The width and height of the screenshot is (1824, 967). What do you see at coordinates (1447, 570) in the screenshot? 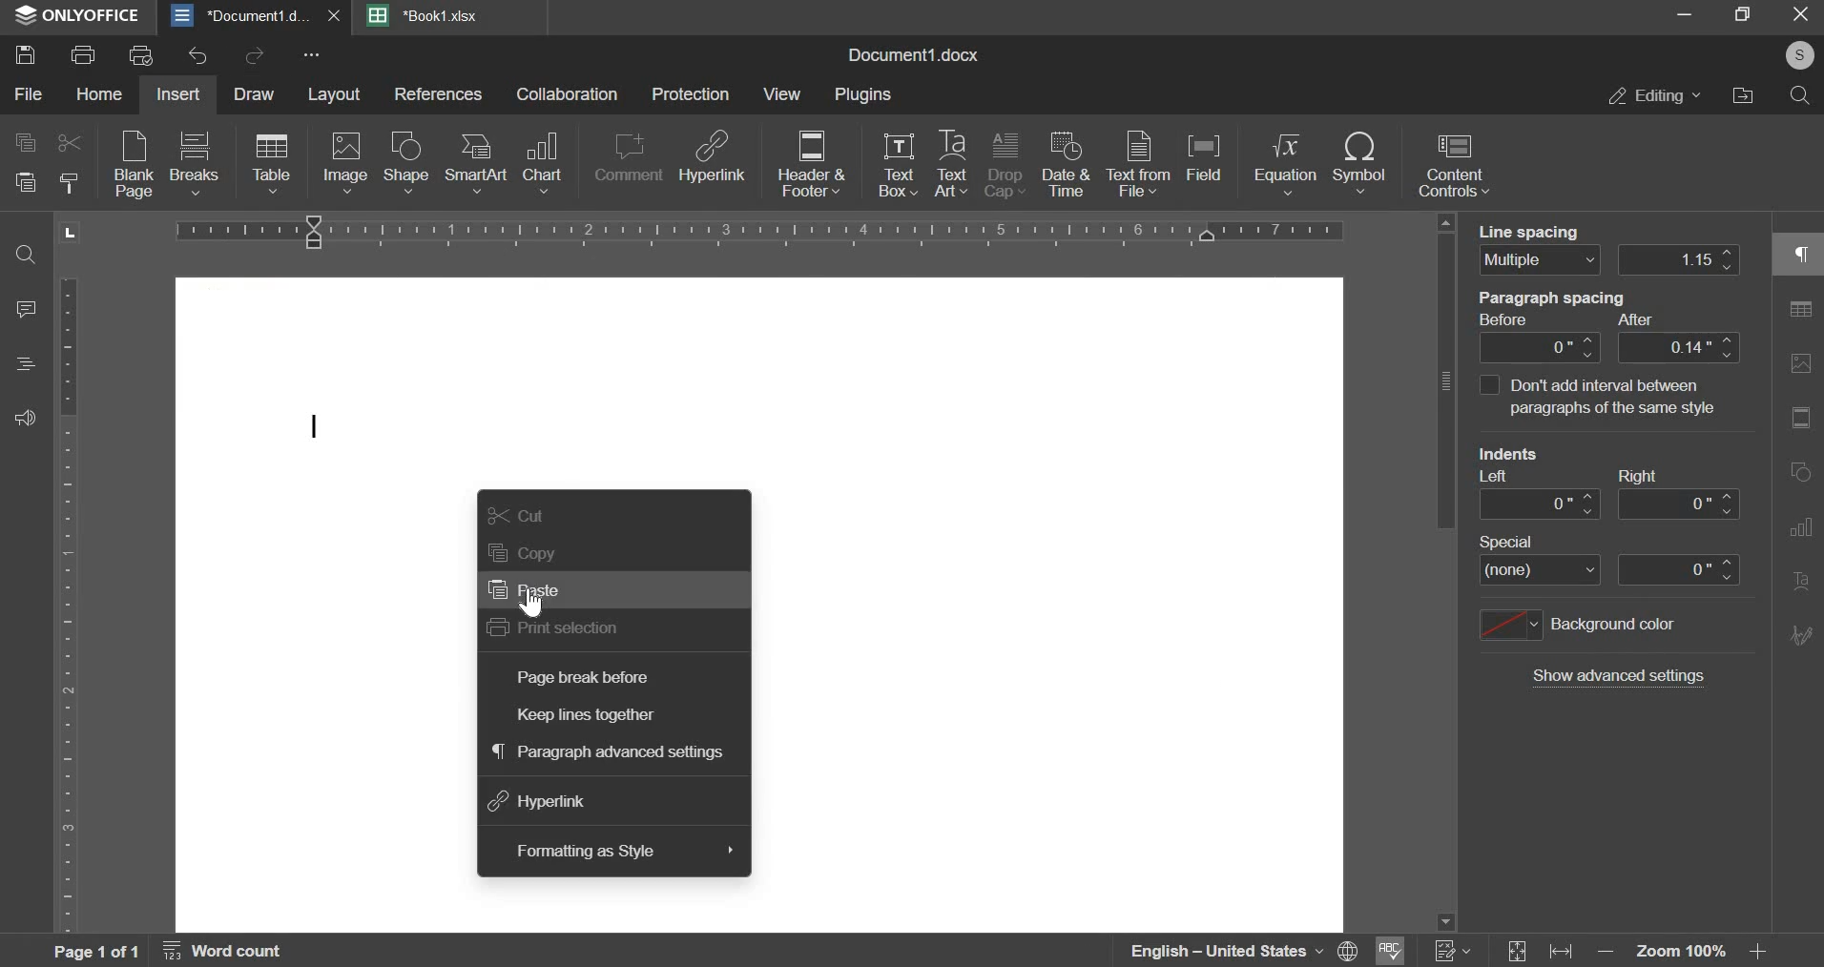
I see `scroll bar` at bounding box center [1447, 570].